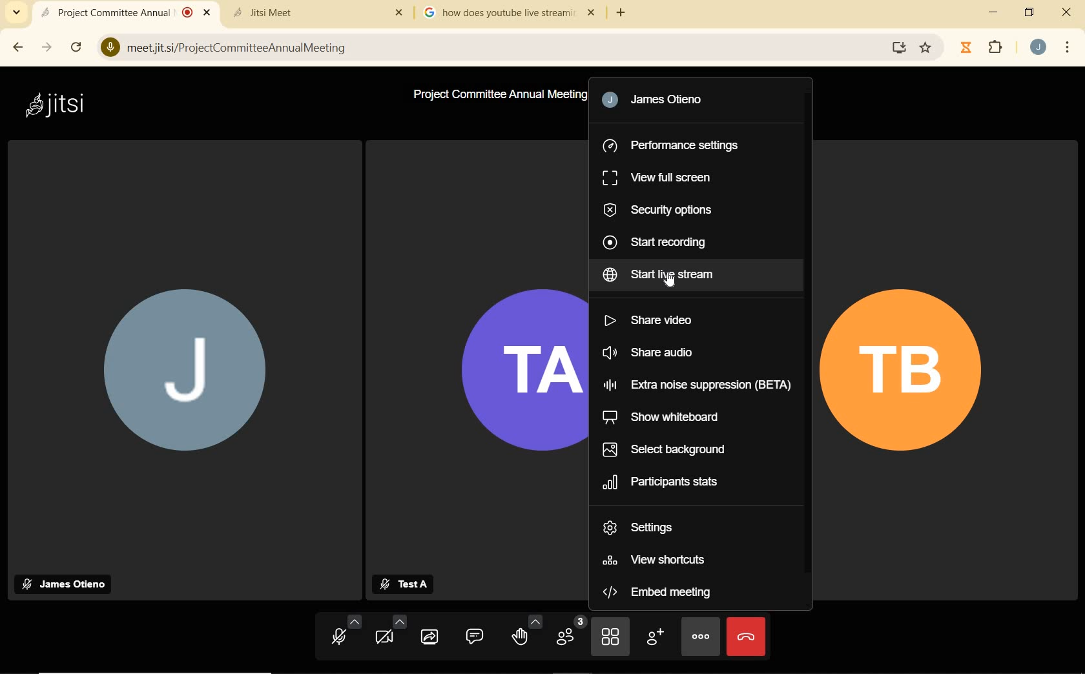 Image resolution: width=1085 pixels, height=674 pixels. I want to click on TB, so click(914, 376).